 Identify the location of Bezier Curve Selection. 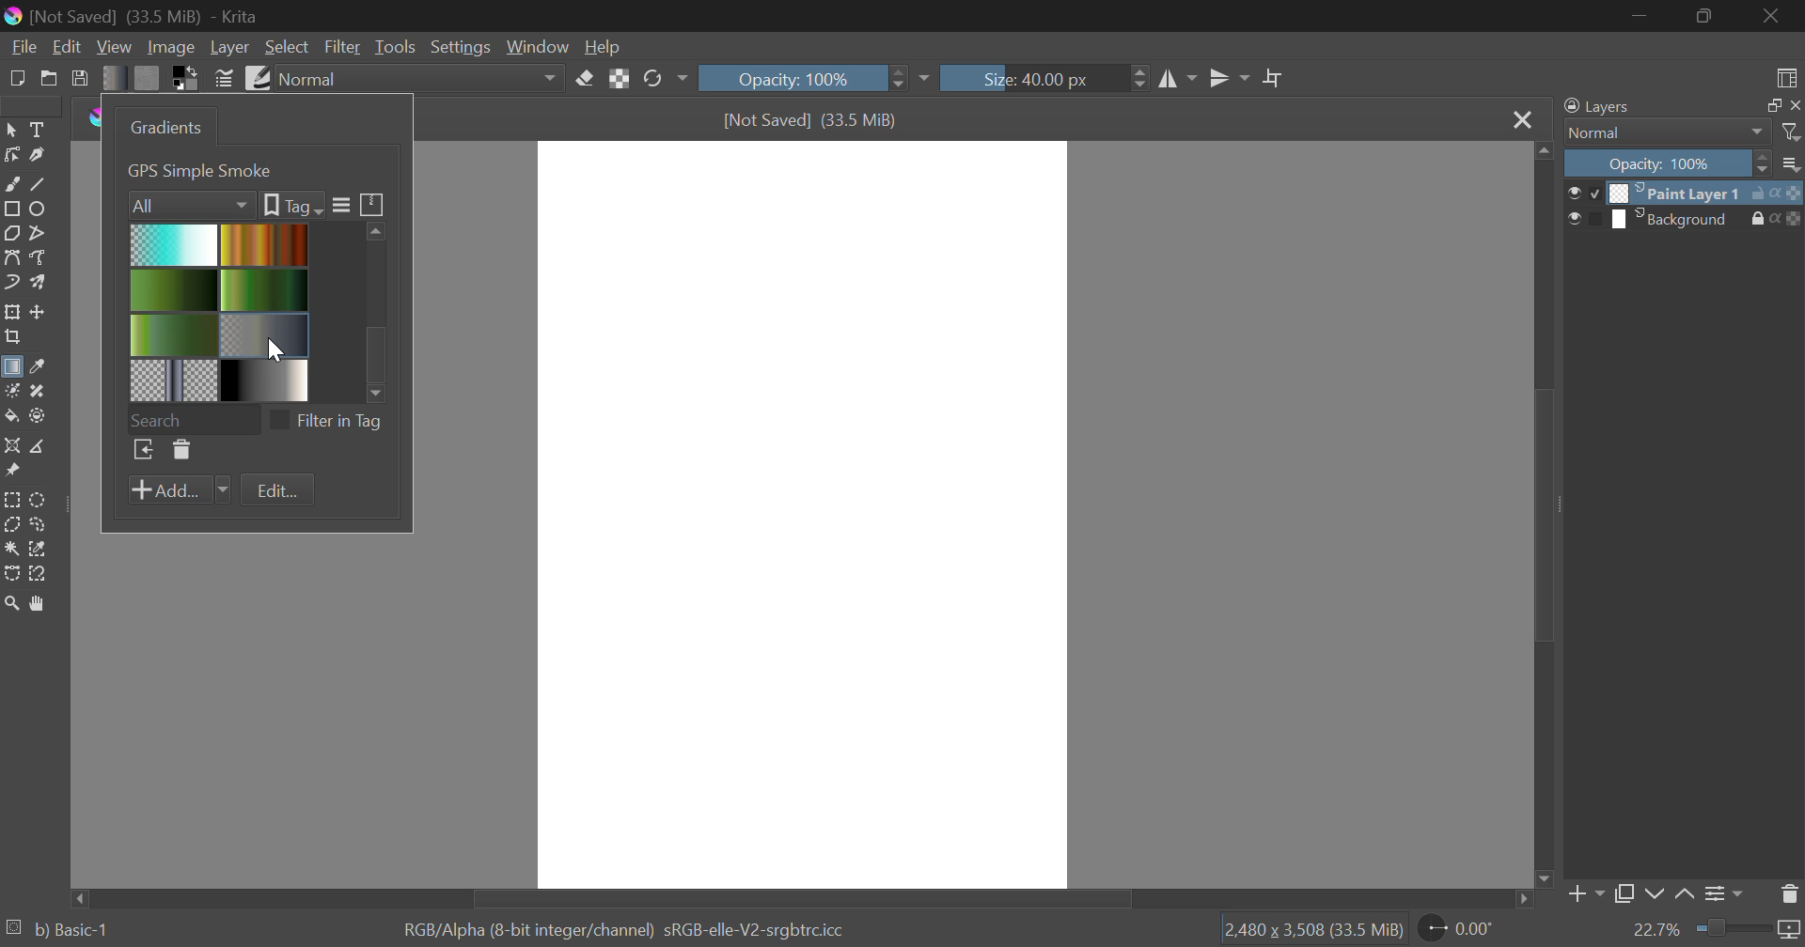
(11, 571).